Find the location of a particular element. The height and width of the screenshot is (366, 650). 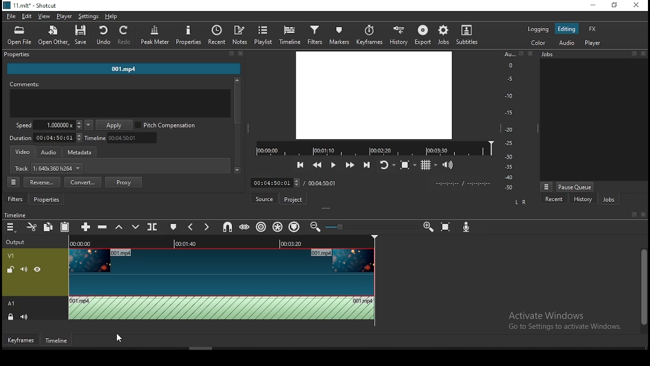

show volume control is located at coordinates (449, 163).